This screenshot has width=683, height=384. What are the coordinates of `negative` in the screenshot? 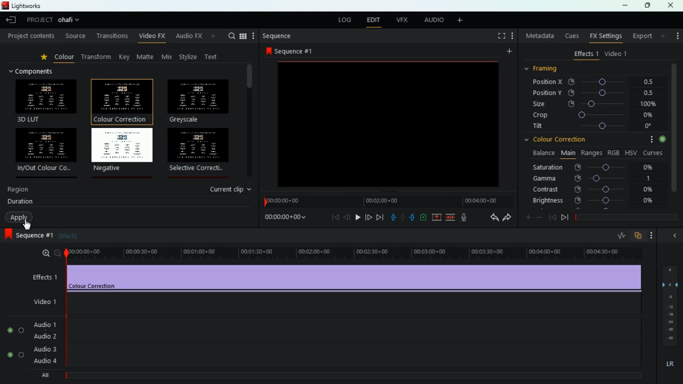 It's located at (122, 150).